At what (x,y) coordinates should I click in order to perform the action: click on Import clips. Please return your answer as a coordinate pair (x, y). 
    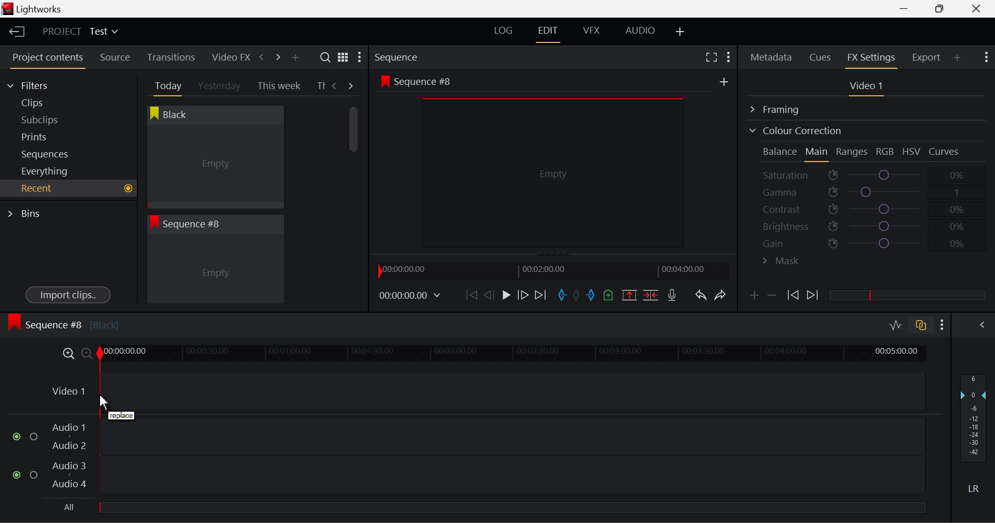
    Looking at the image, I should click on (68, 296).